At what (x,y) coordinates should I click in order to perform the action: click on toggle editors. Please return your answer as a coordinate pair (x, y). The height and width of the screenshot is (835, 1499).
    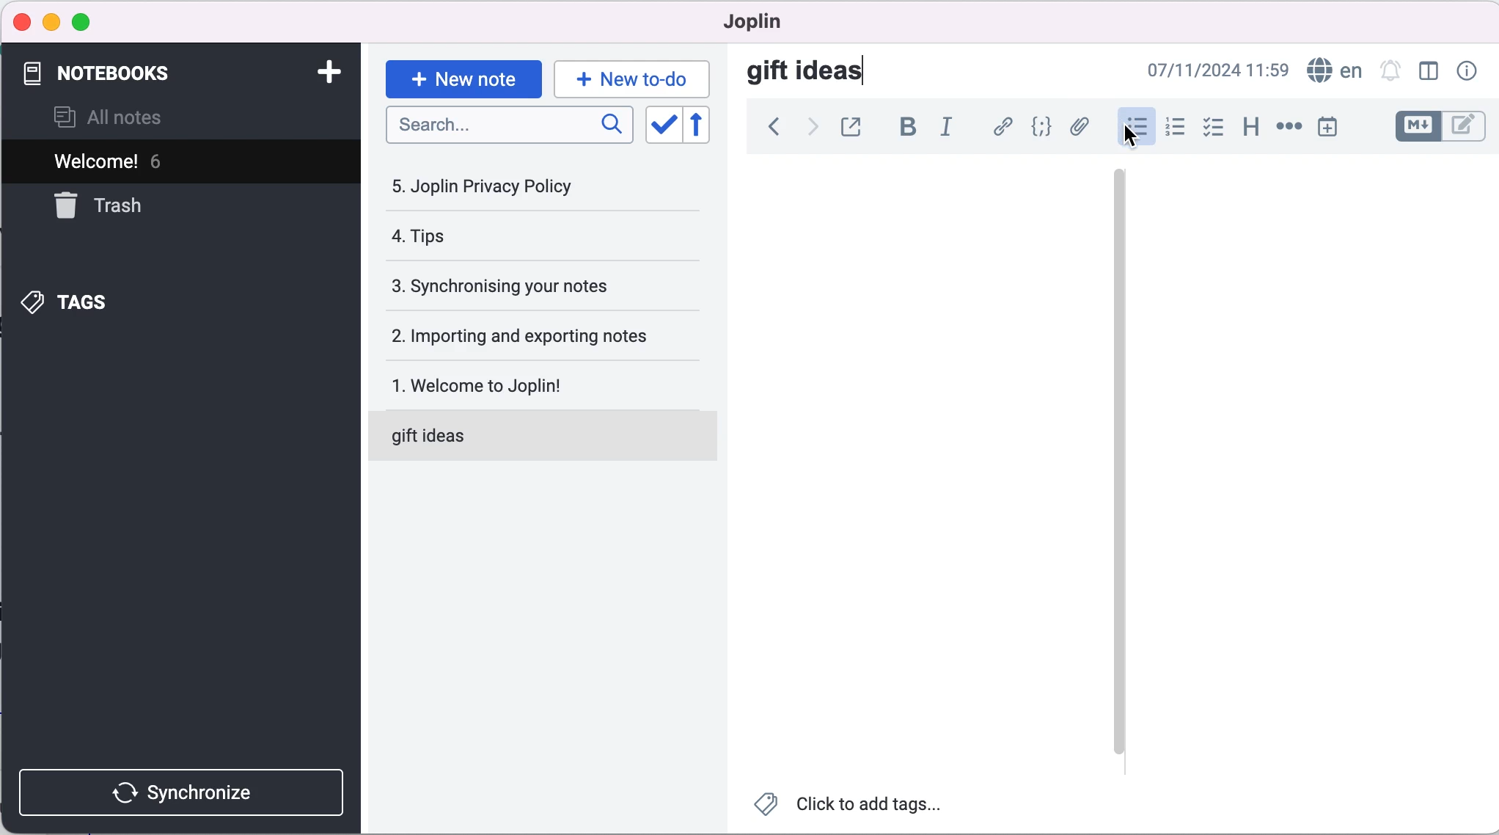
    Looking at the image, I should click on (1439, 127).